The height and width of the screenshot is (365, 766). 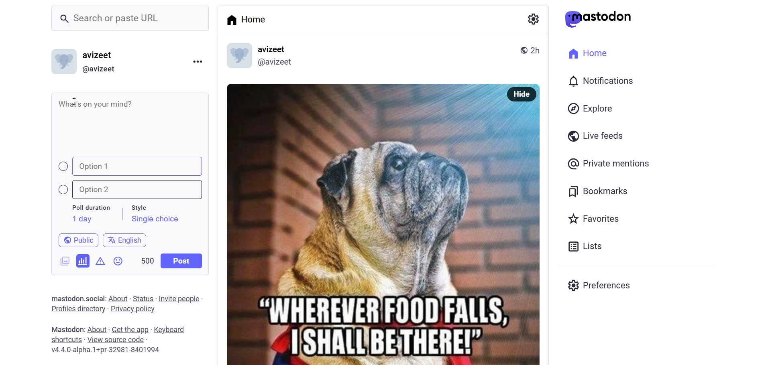 I want to click on explore, so click(x=592, y=108).